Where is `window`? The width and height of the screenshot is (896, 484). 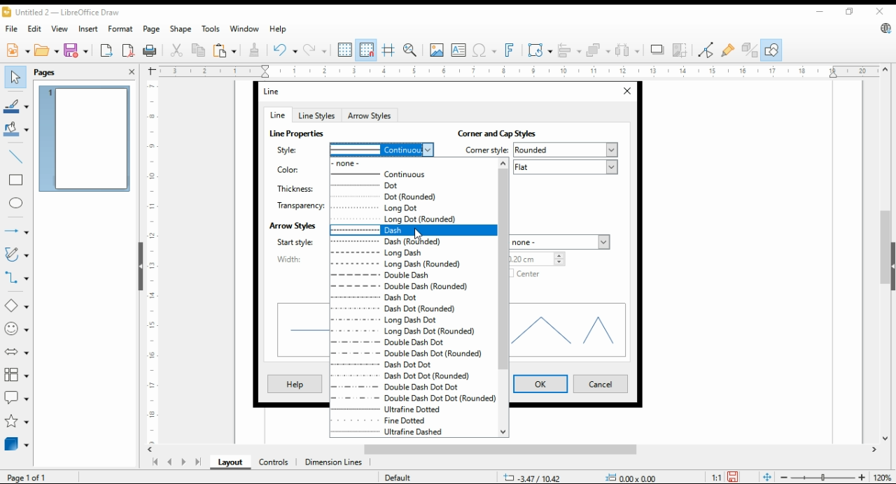 window is located at coordinates (244, 29).